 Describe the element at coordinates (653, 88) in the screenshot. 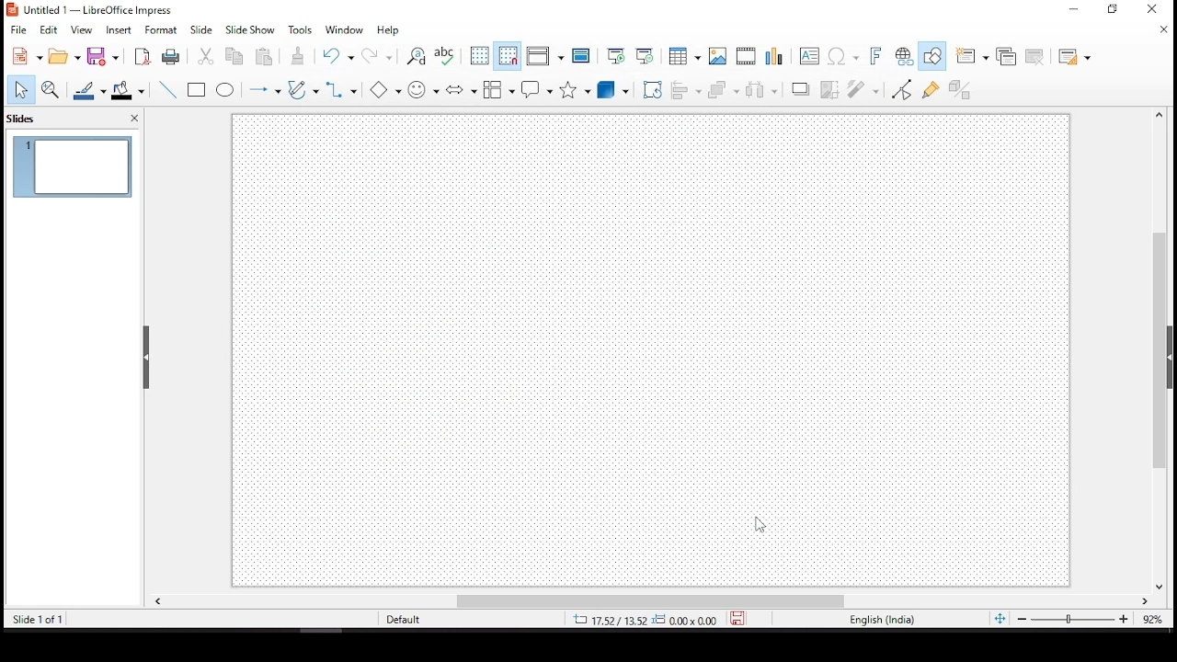

I see `rotate` at that location.